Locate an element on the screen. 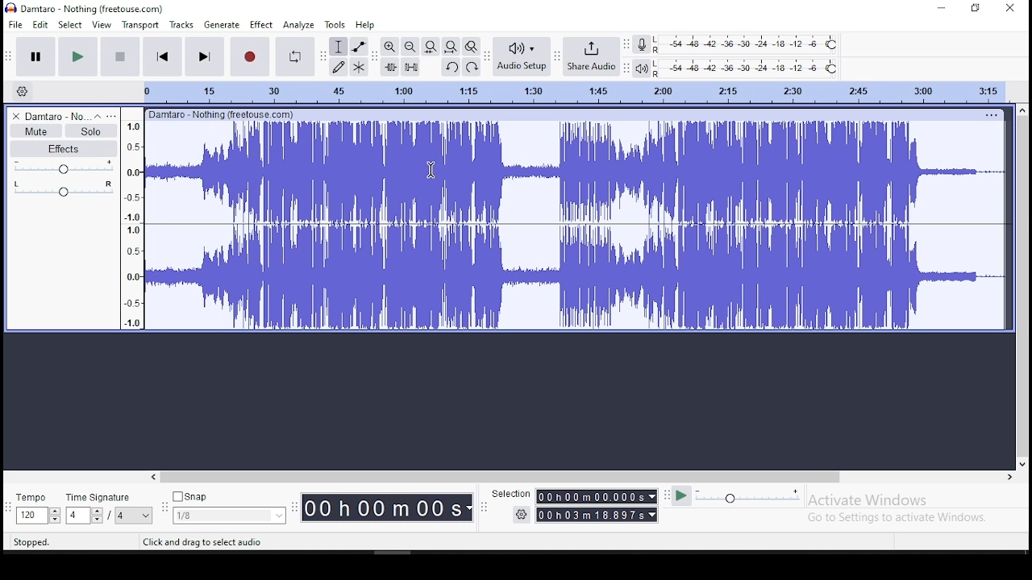 Image resolution: width=1032 pixels, height=580 pixels. zoom in is located at coordinates (389, 47).